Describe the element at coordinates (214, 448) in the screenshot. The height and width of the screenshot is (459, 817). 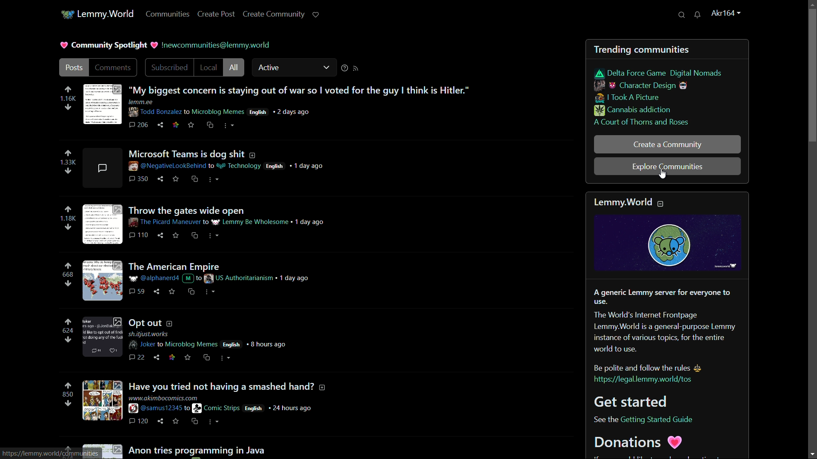
I see `text` at that location.